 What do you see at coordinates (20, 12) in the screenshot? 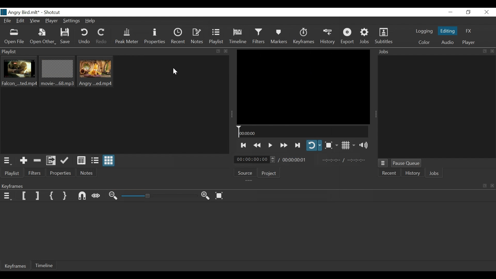
I see `File Name` at bounding box center [20, 12].